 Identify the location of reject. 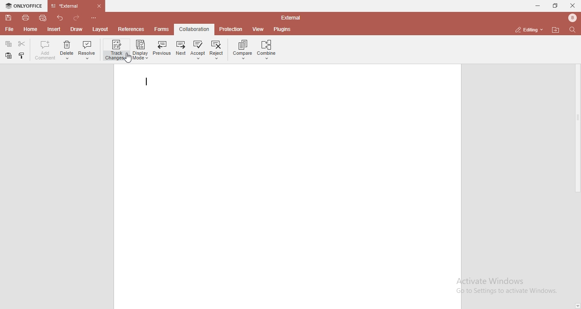
(217, 50).